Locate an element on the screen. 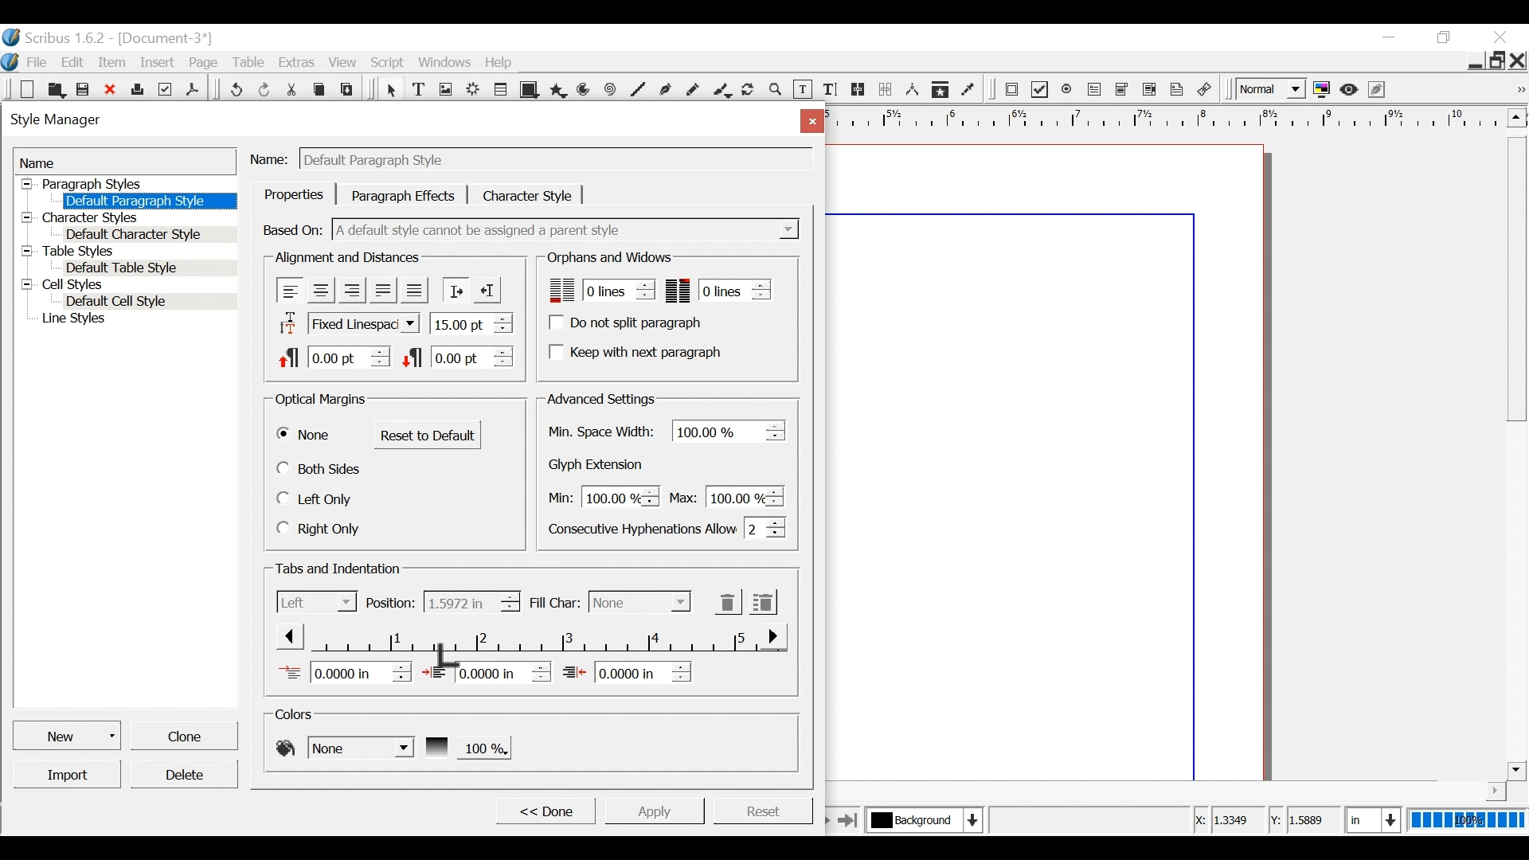 The width and height of the screenshot is (1529, 860). Line is located at coordinates (636, 91).